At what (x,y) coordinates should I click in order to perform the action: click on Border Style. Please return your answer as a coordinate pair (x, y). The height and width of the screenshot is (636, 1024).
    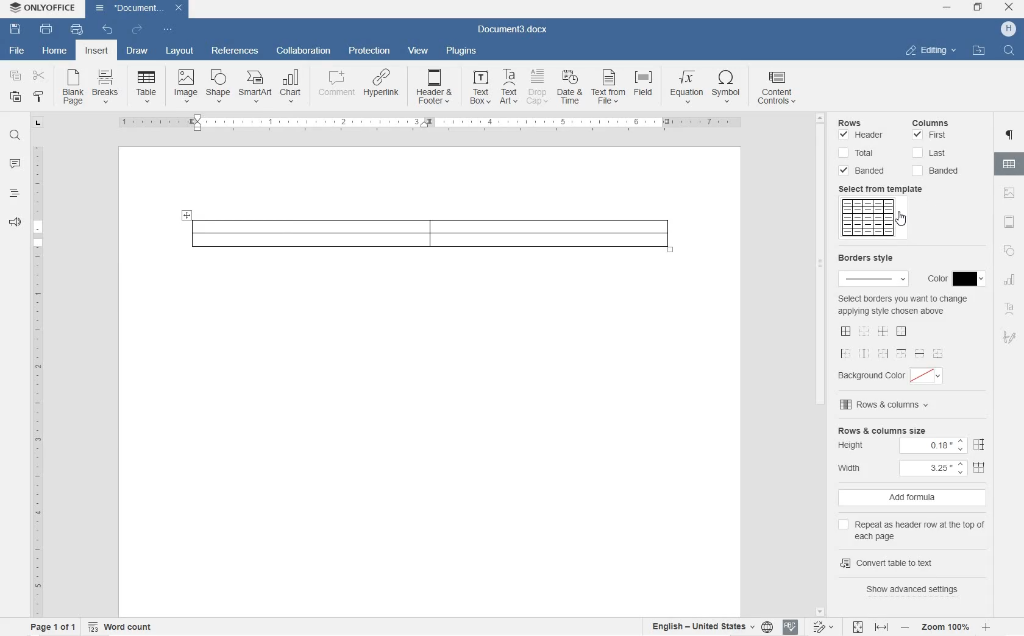
    Looking at the image, I should click on (872, 267).